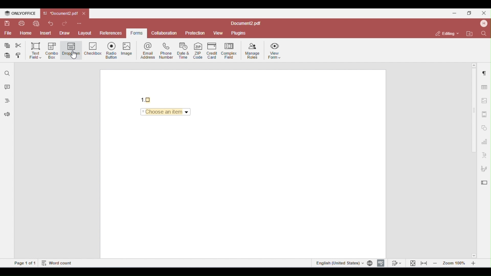 This screenshot has height=276, width=491. Describe the element at coordinates (18, 45) in the screenshot. I see `cut` at that location.